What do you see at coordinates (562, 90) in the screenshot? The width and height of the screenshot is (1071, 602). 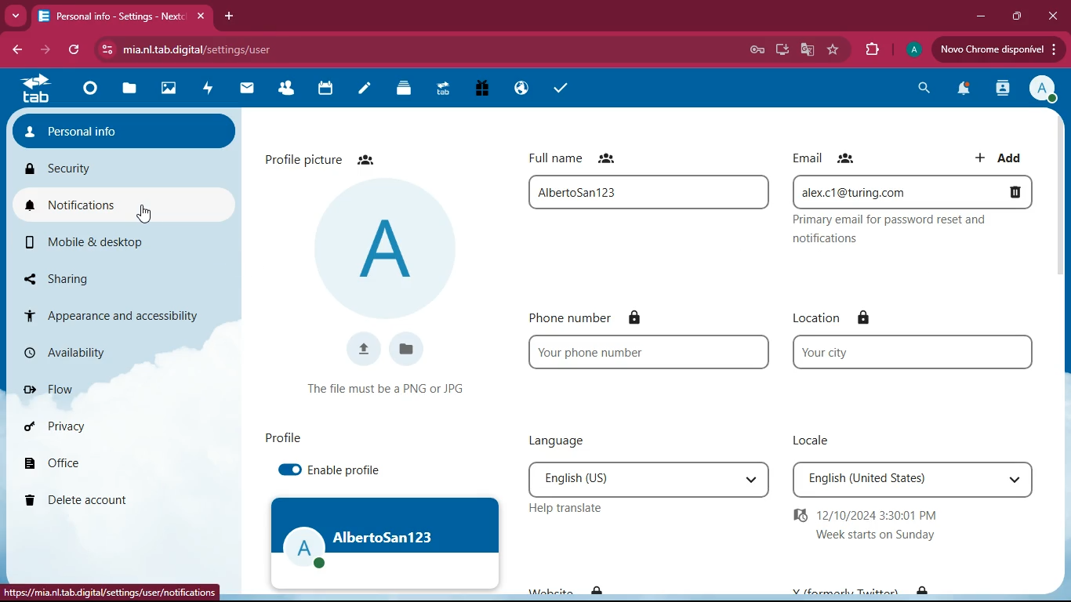 I see `tasks` at bounding box center [562, 90].